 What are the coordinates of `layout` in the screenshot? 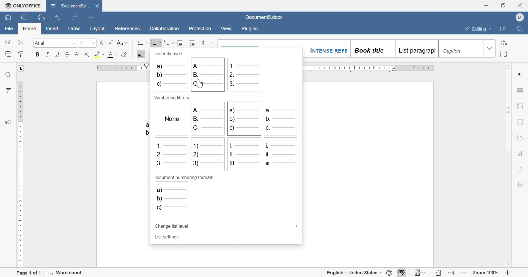 It's located at (97, 29).